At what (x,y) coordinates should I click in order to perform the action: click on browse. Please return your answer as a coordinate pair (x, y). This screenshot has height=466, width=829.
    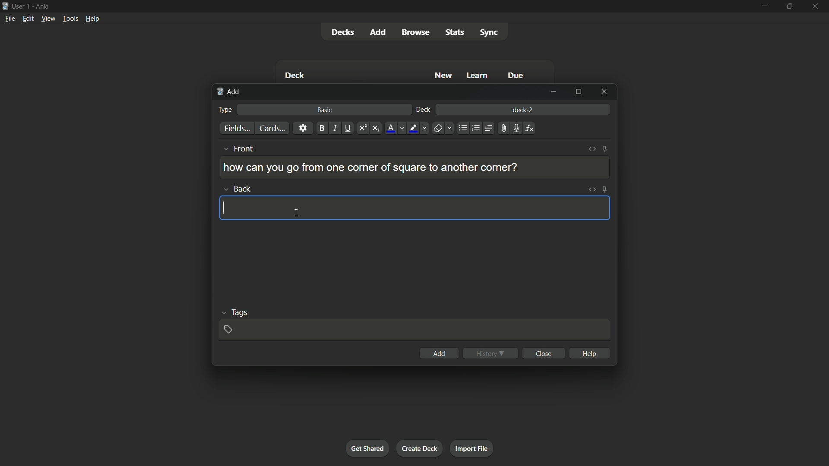
    Looking at the image, I should click on (416, 32).